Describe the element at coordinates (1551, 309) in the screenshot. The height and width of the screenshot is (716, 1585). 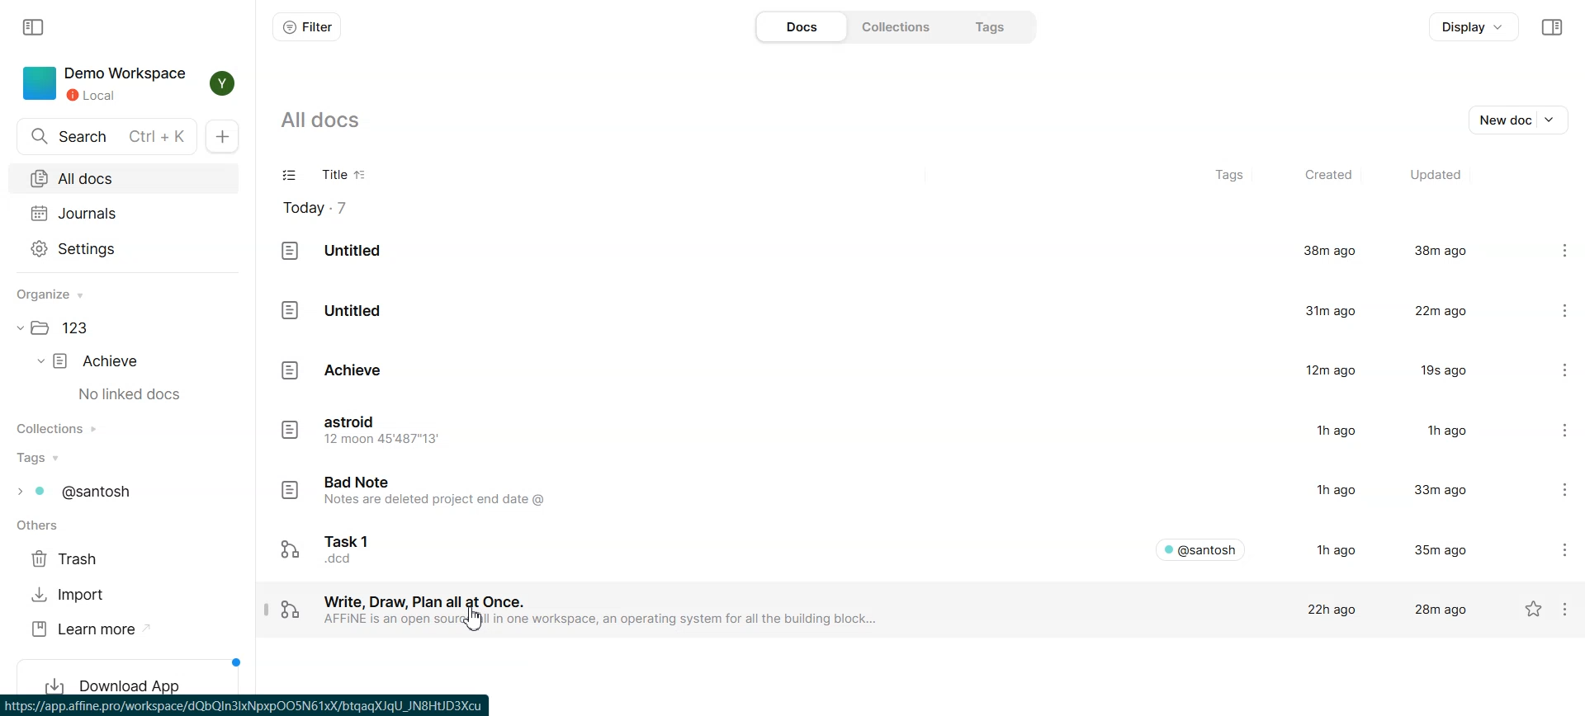
I see `Settings` at that location.